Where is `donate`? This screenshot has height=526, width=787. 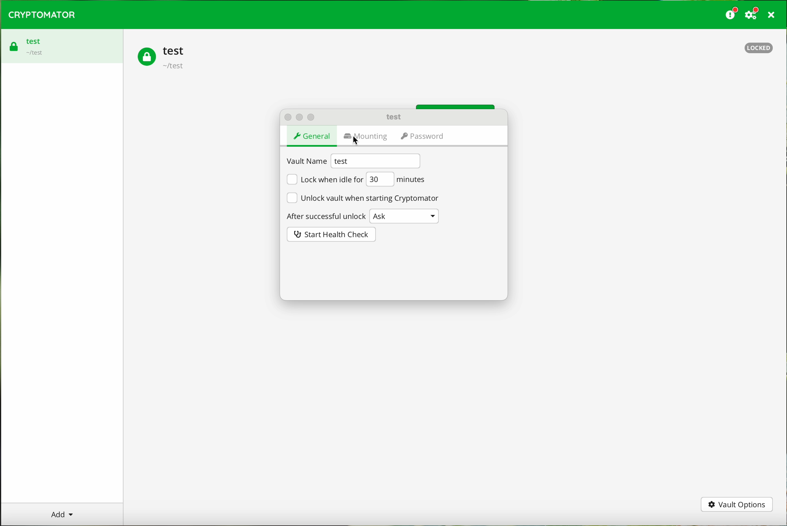 donate is located at coordinates (730, 14).